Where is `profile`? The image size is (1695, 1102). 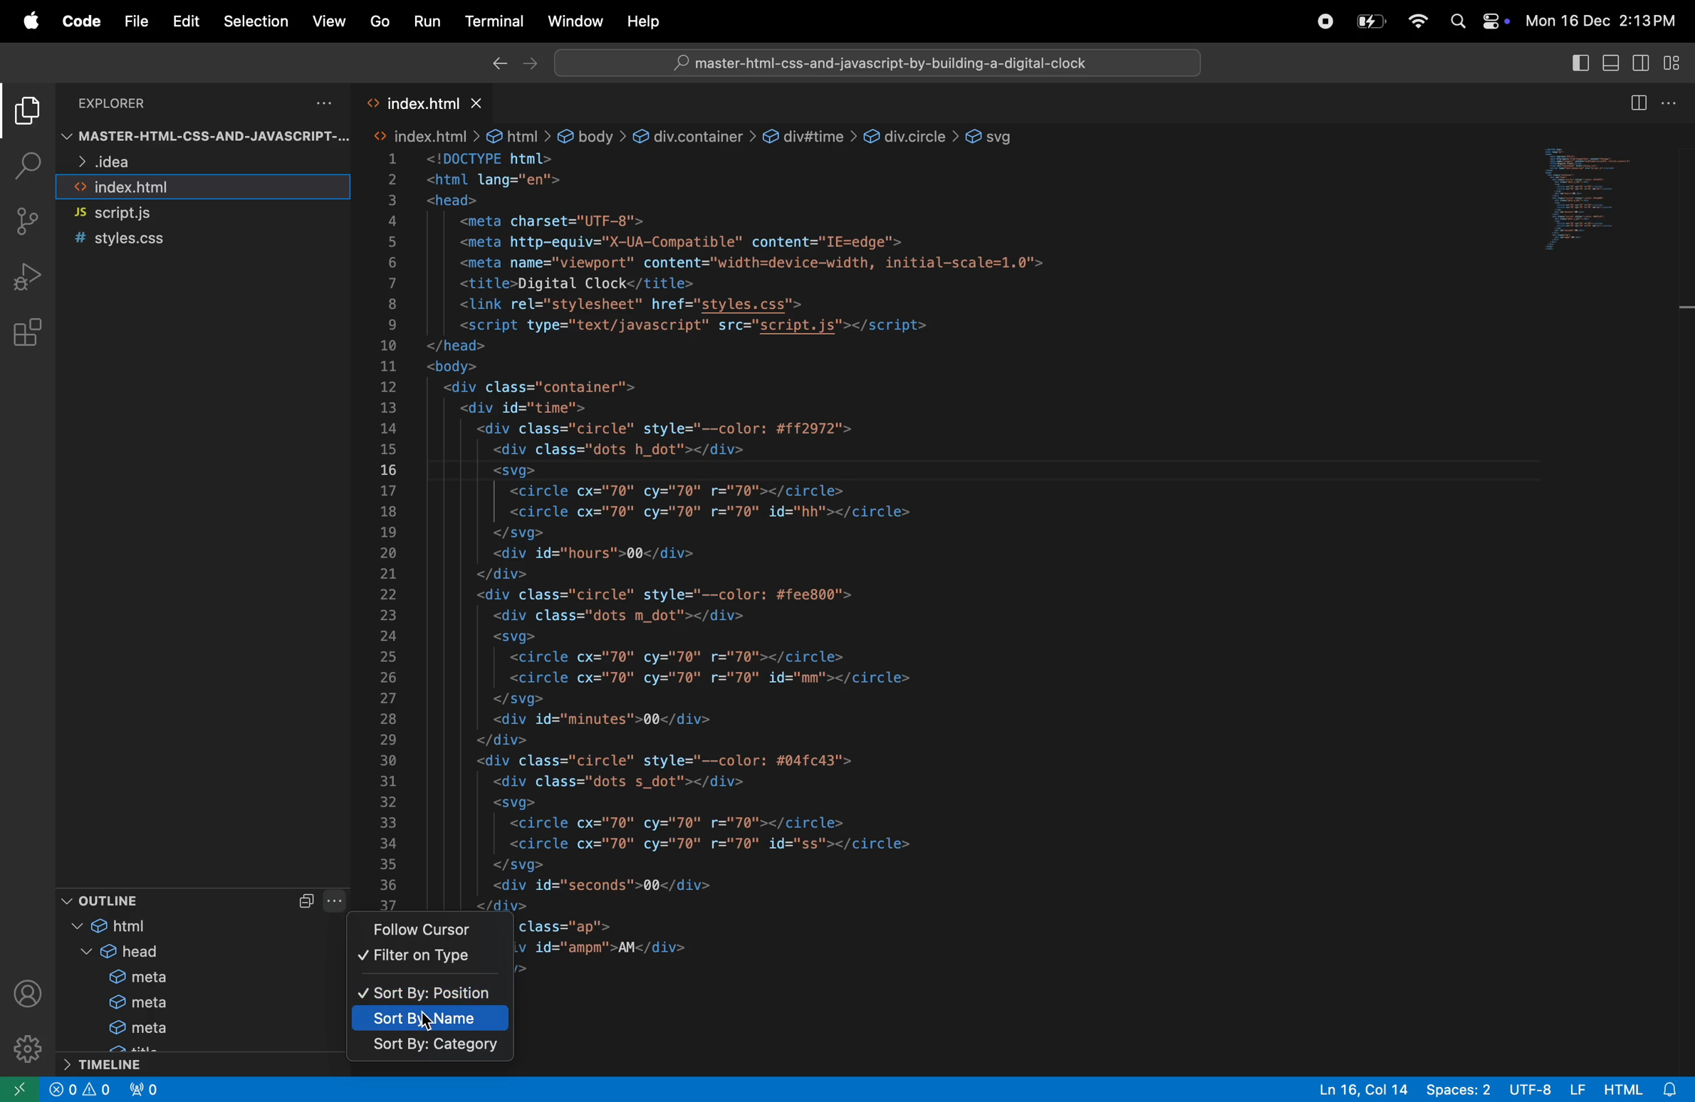 profile is located at coordinates (30, 995).